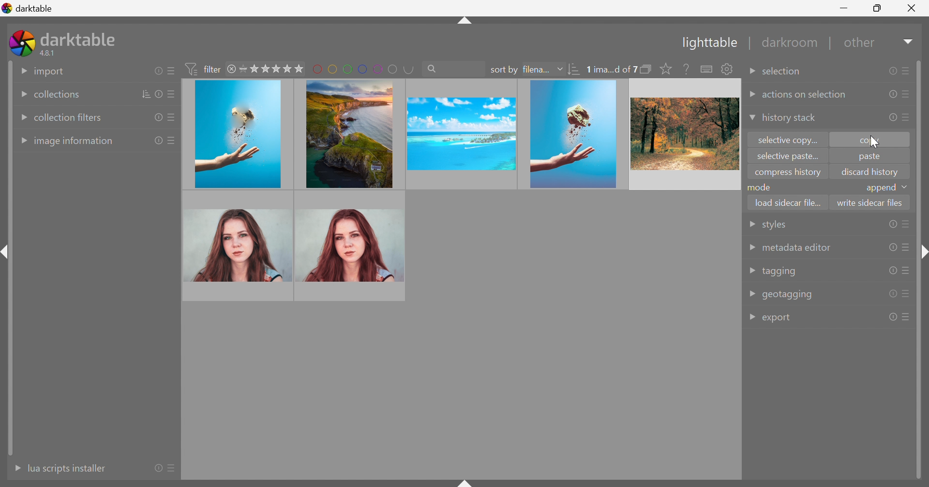  Describe the element at coordinates (272, 69) in the screenshot. I see `range rating` at that location.